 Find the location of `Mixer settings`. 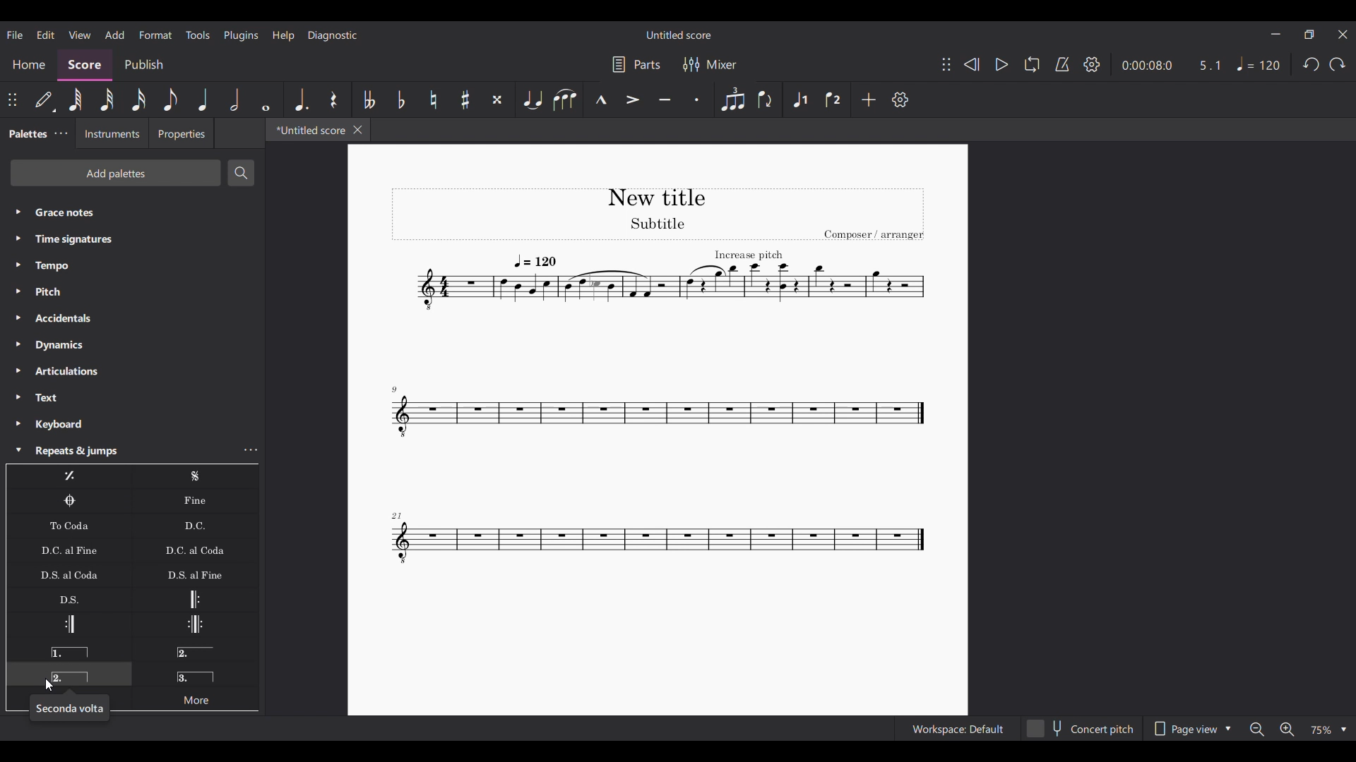

Mixer settings is located at coordinates (710, 64).